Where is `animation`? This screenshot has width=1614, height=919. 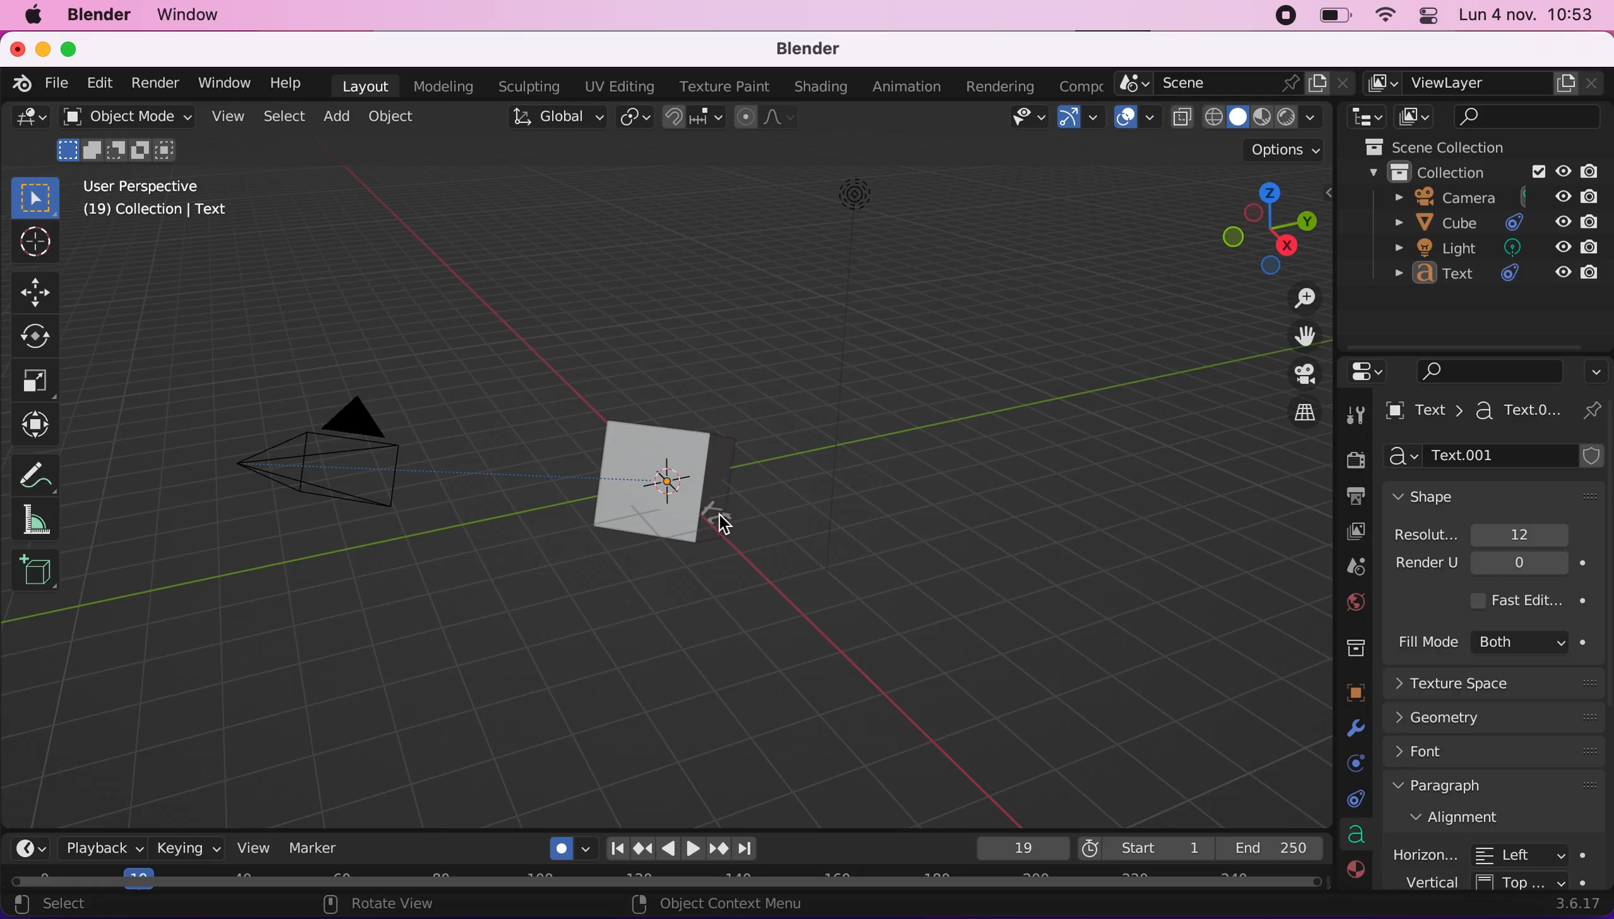
animation is located at coordinates (907, 87).